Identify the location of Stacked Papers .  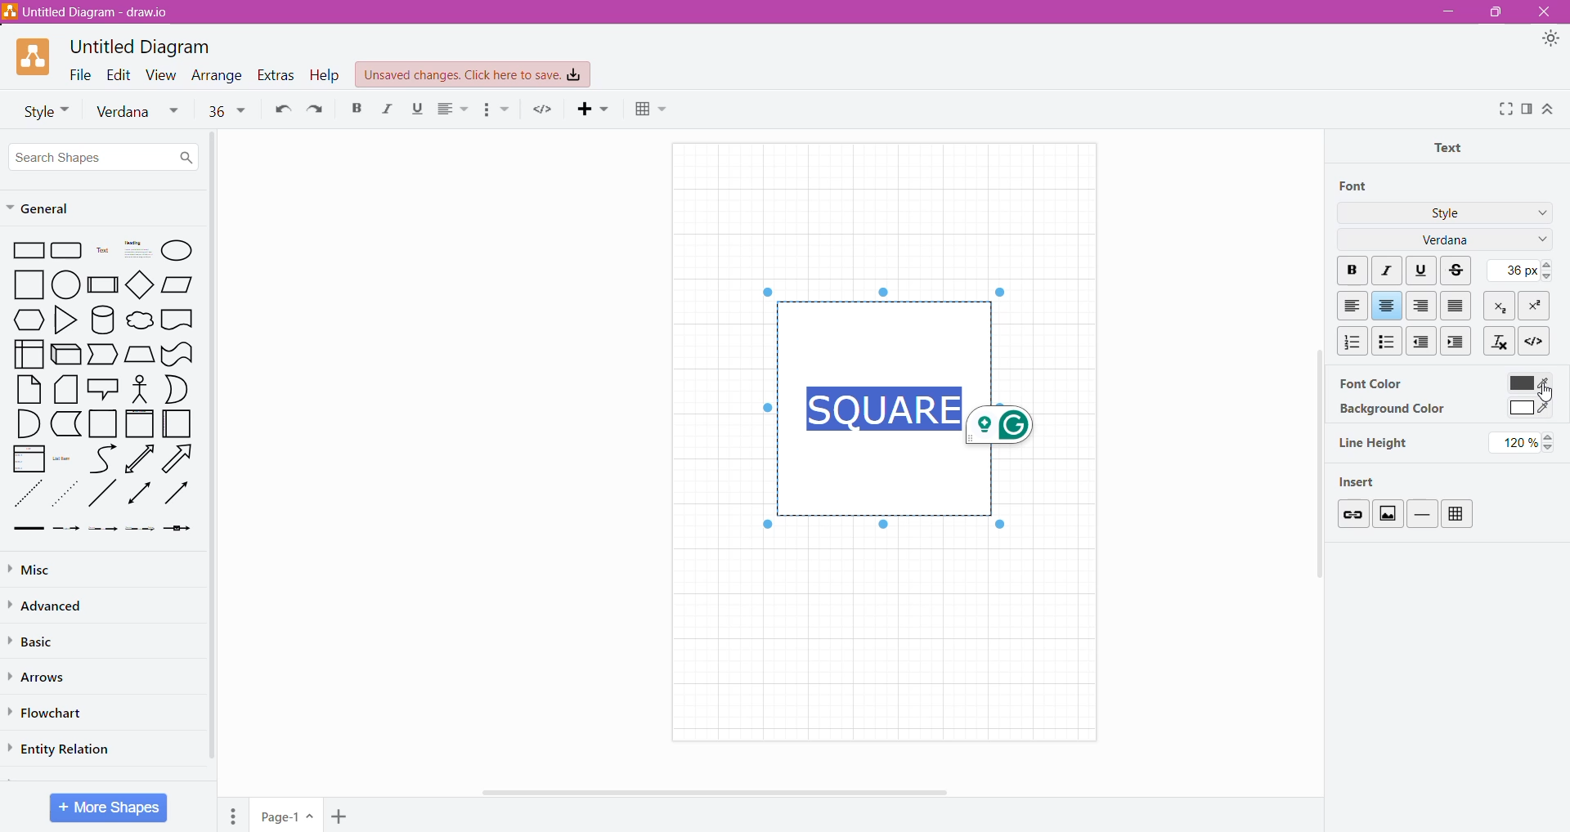
(65, 389).